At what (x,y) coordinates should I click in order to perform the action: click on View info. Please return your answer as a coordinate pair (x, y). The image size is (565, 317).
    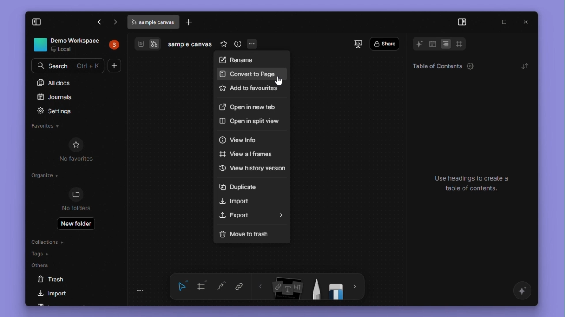
    Looking at the image, I should click on (239, 140).